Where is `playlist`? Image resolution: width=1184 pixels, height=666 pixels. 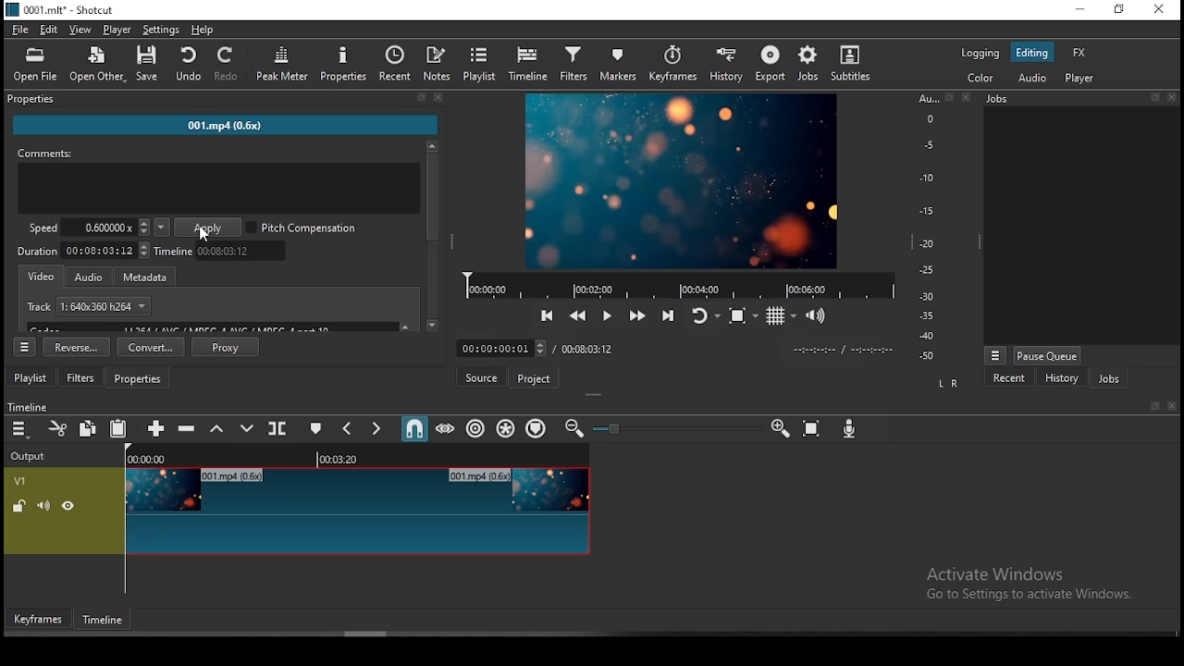
playlist is located at coordinates (31, 376).